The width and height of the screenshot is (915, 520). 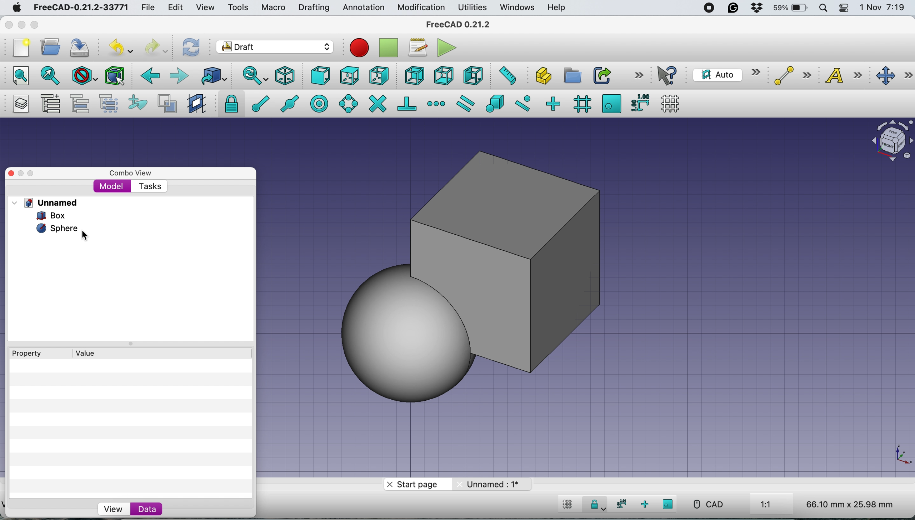 What do you see at coordinates (464, 104) in the screenshot?
I see `snap parallel` at bounding box center [464, 104].